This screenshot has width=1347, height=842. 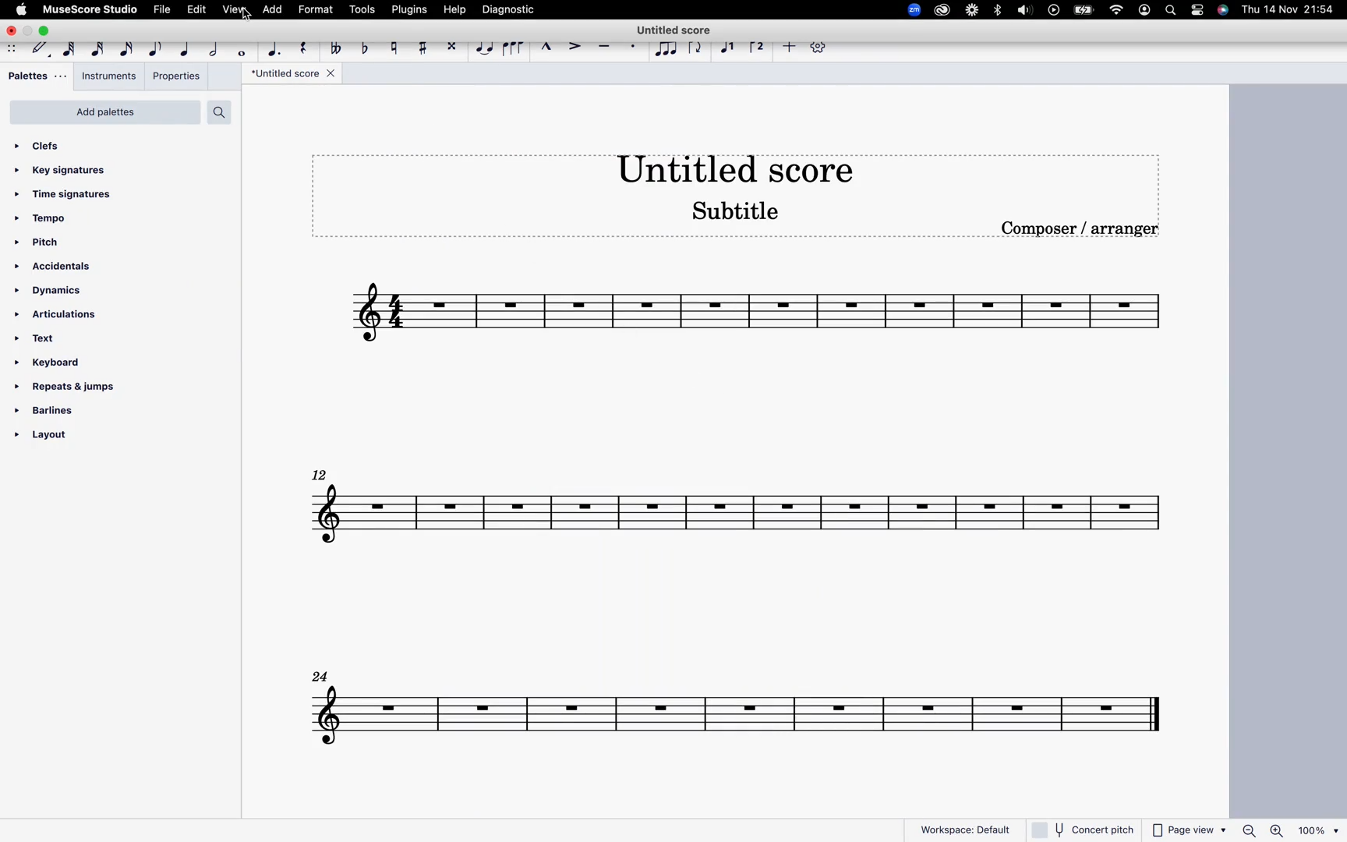 What do you see at coordinates (1000, 10) in the screenshot?
I see `bluetooth` at bounding box center [1000, 10].